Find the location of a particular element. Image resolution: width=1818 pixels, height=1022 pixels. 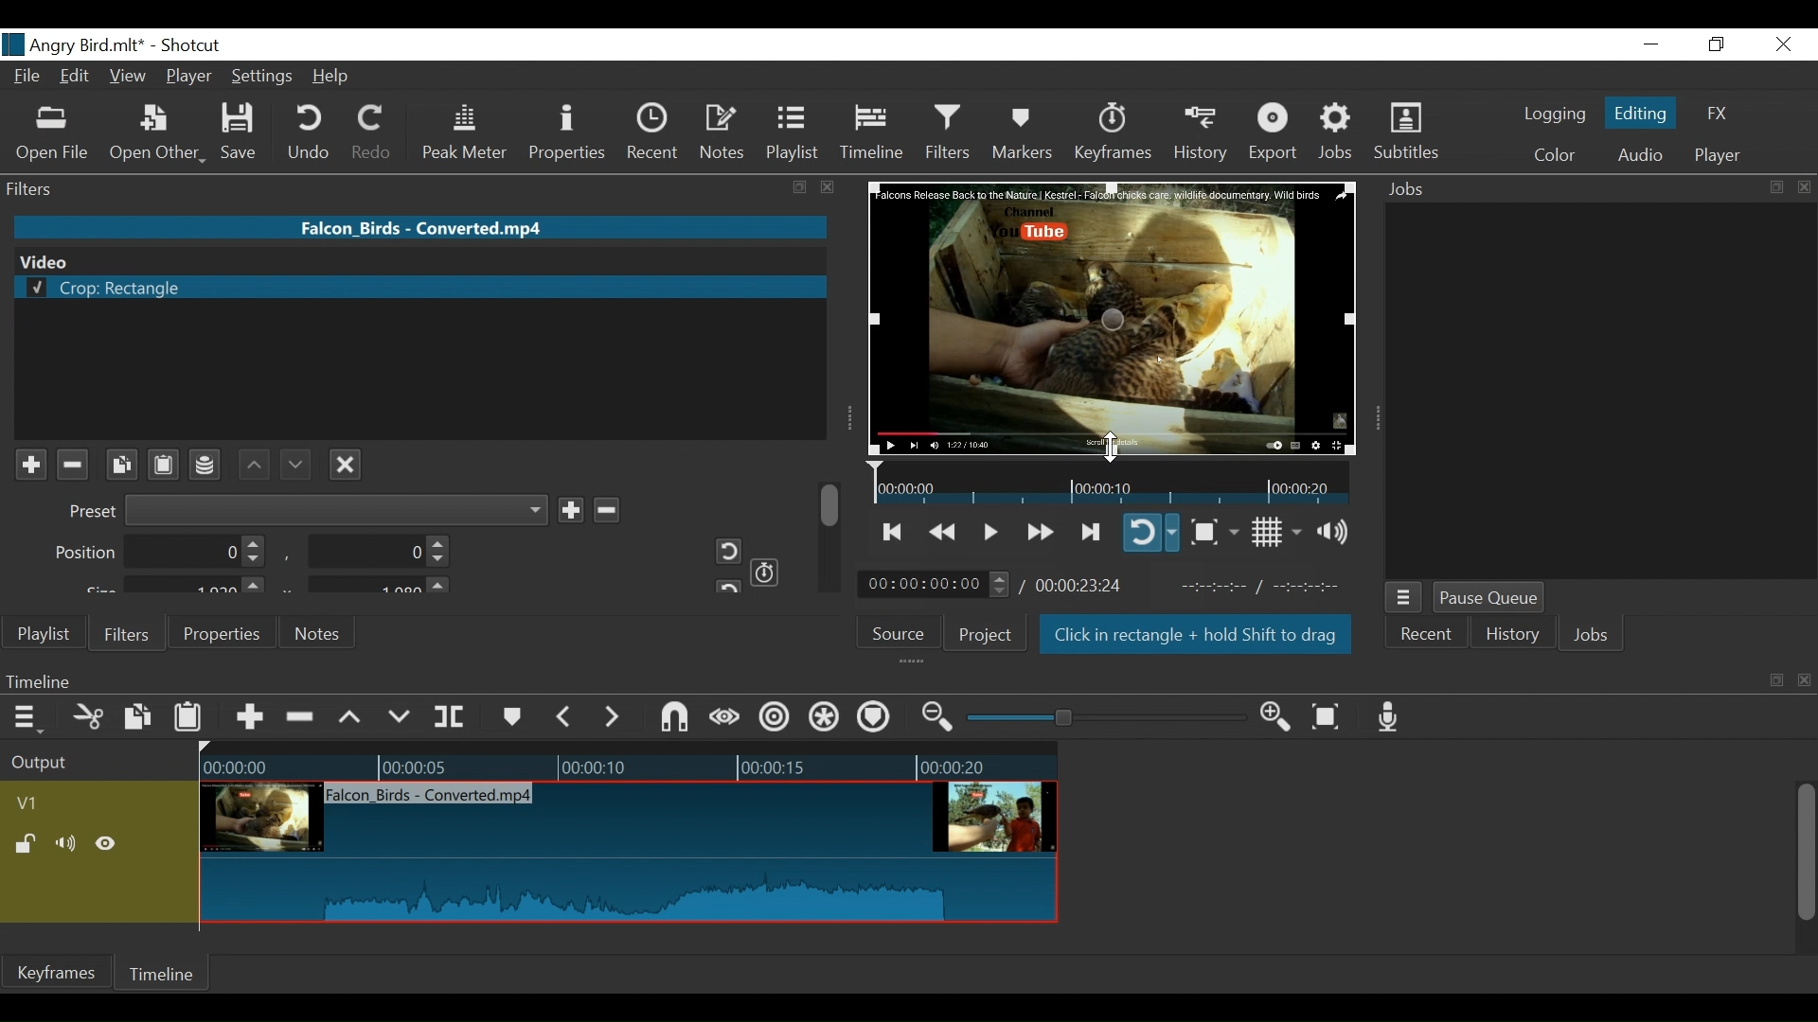

Player is located at coordinates (1718, 156).